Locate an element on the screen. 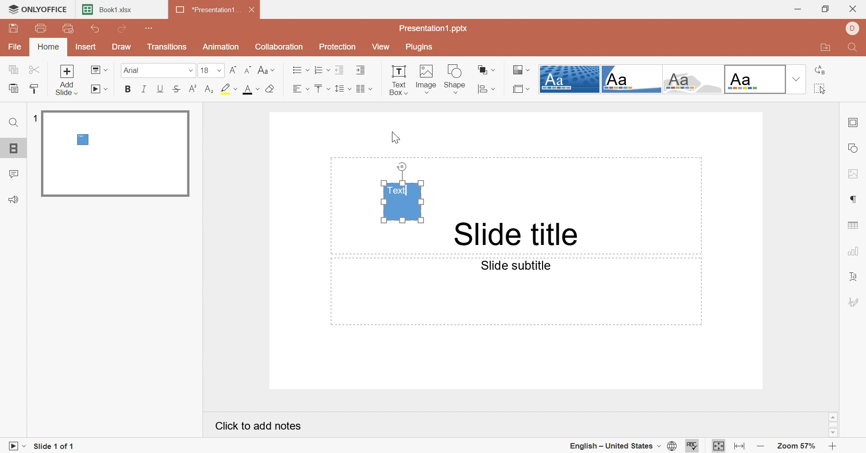  Increase Indent is located at coordinates (361, 70).